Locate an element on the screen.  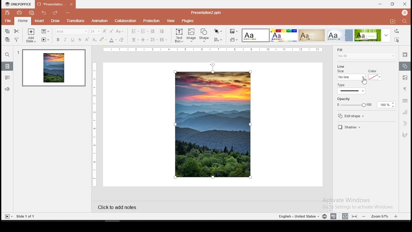
increase font size is located at coordinates (105, 31).